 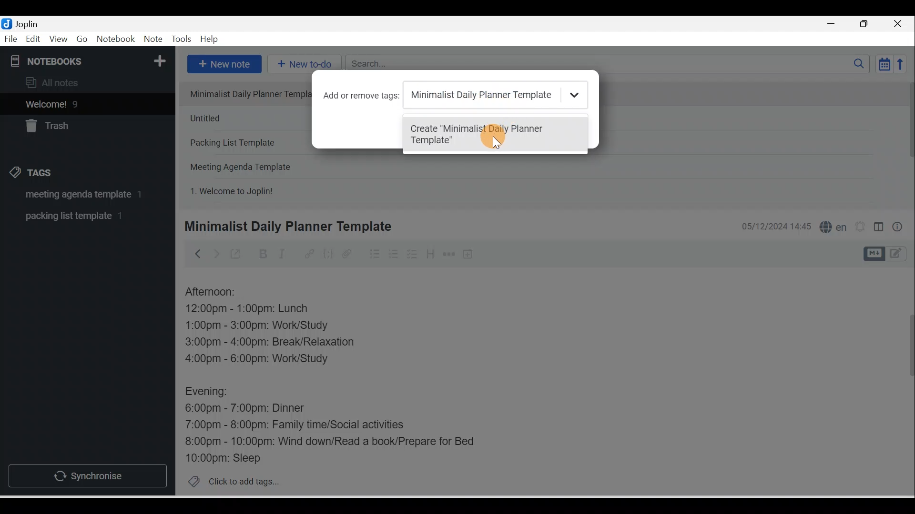 I want to click on Insert time, so click(x=468, y=255).